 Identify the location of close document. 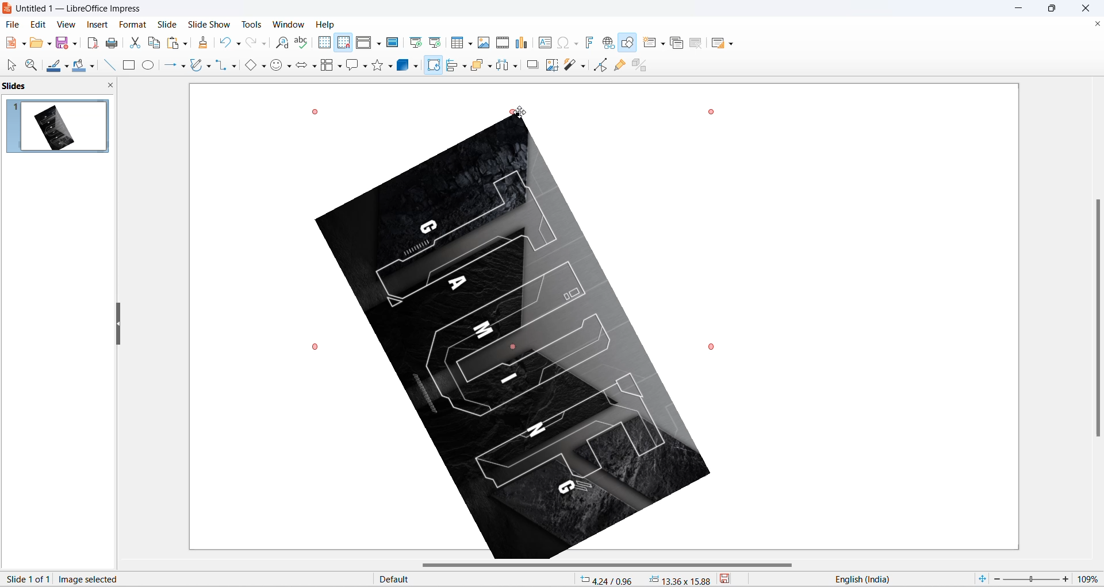
(1096, 24).